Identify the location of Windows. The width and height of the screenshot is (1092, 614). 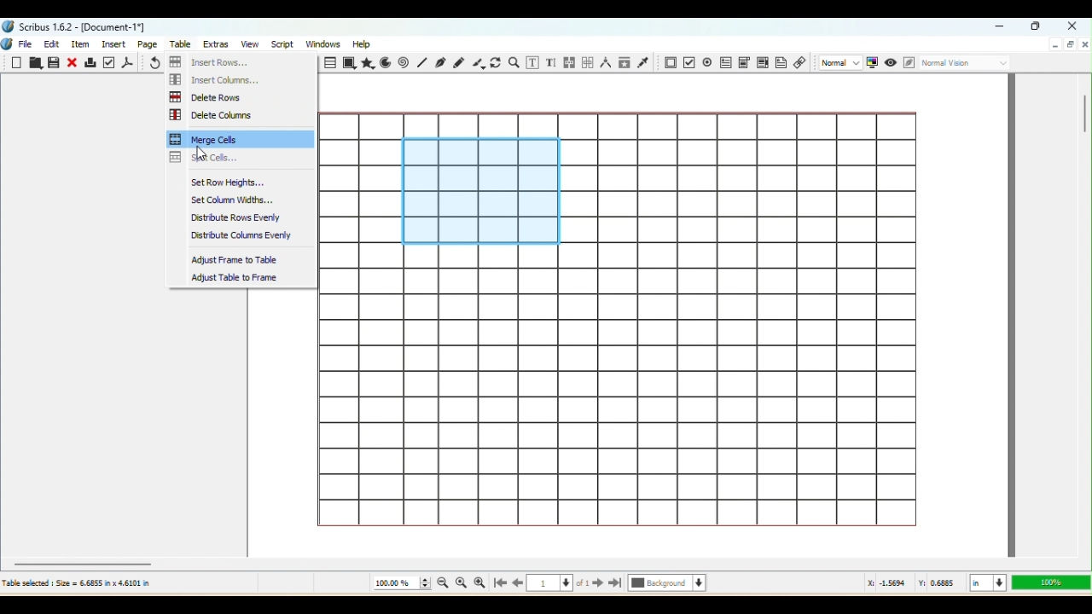
(324, 43).